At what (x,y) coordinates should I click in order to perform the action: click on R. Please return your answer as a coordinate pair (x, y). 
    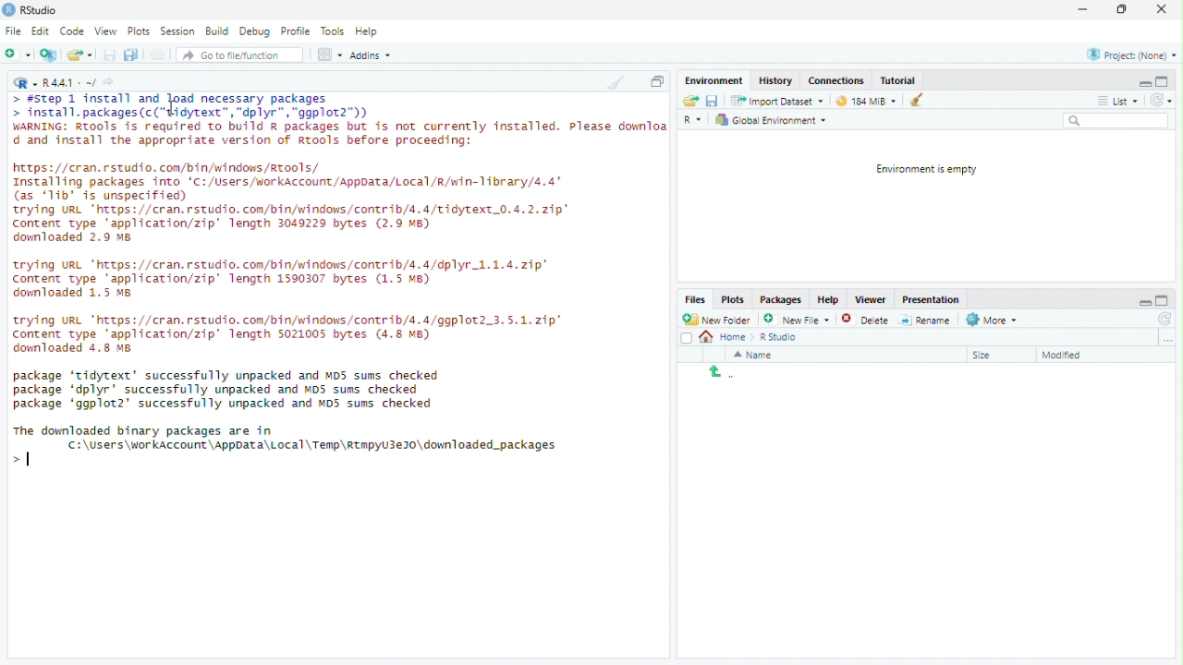
    Looking at the image, I should click on (25, 82).